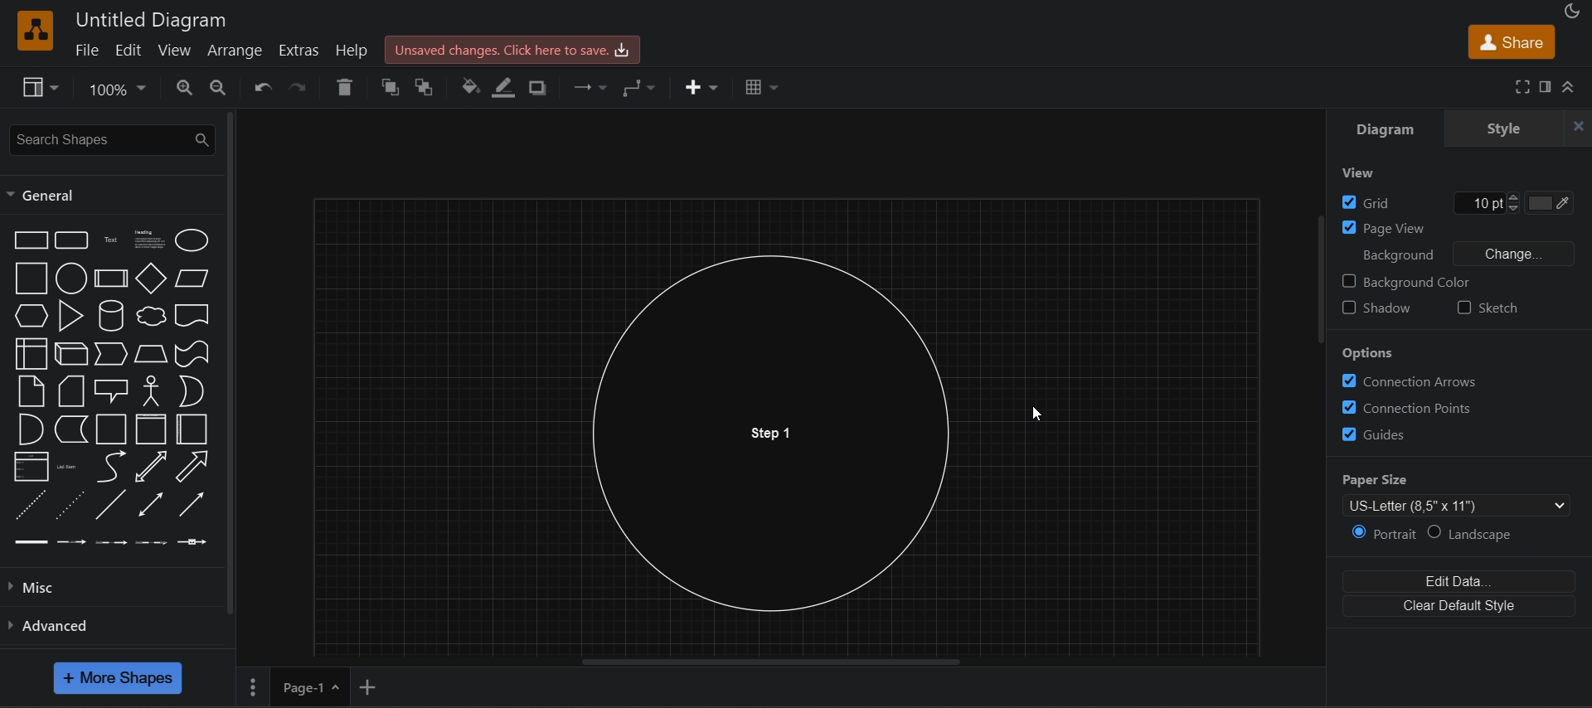  What do you see at coordinates (195, 468) in the screenshot?
I see `arrow` at bounding box center [195, 468].